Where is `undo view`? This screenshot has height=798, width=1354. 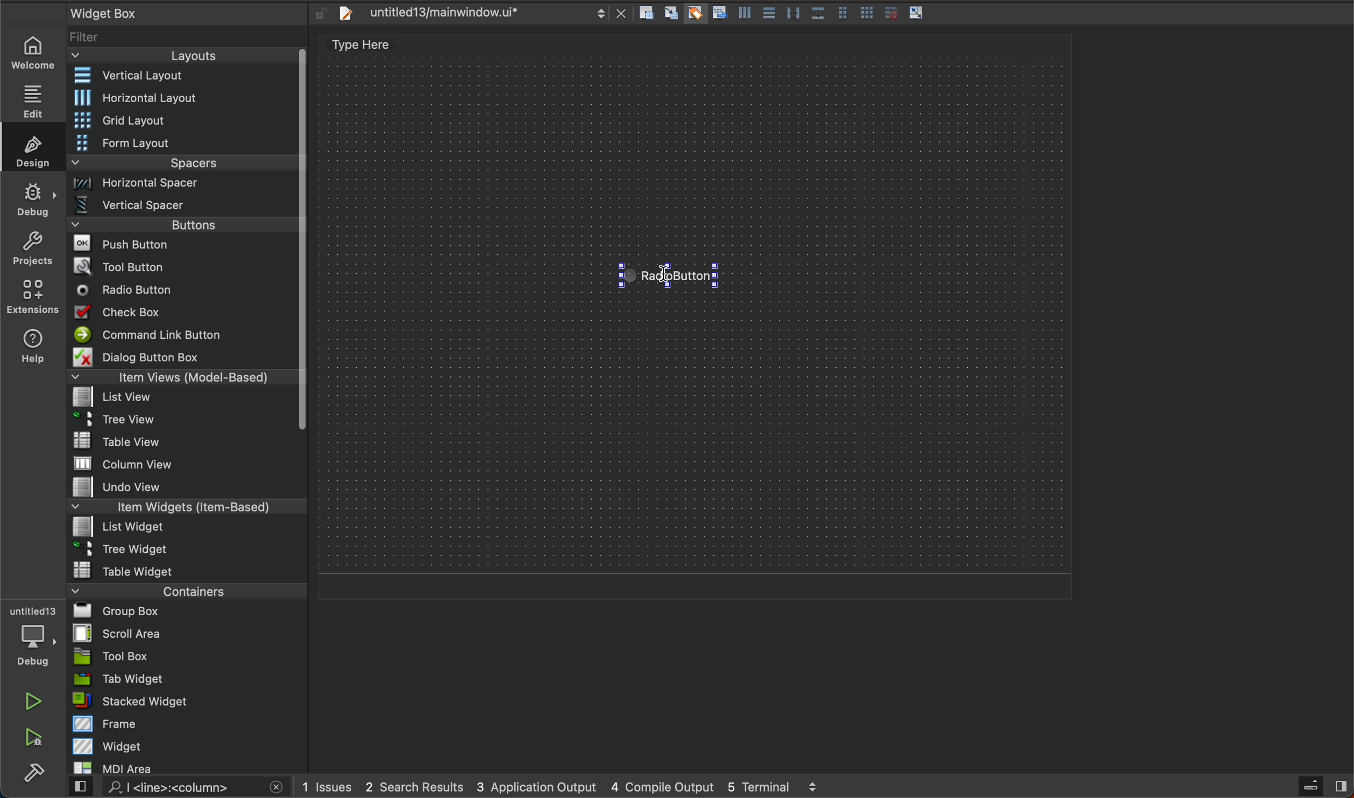
undo view is located at coordinates (187, 487).